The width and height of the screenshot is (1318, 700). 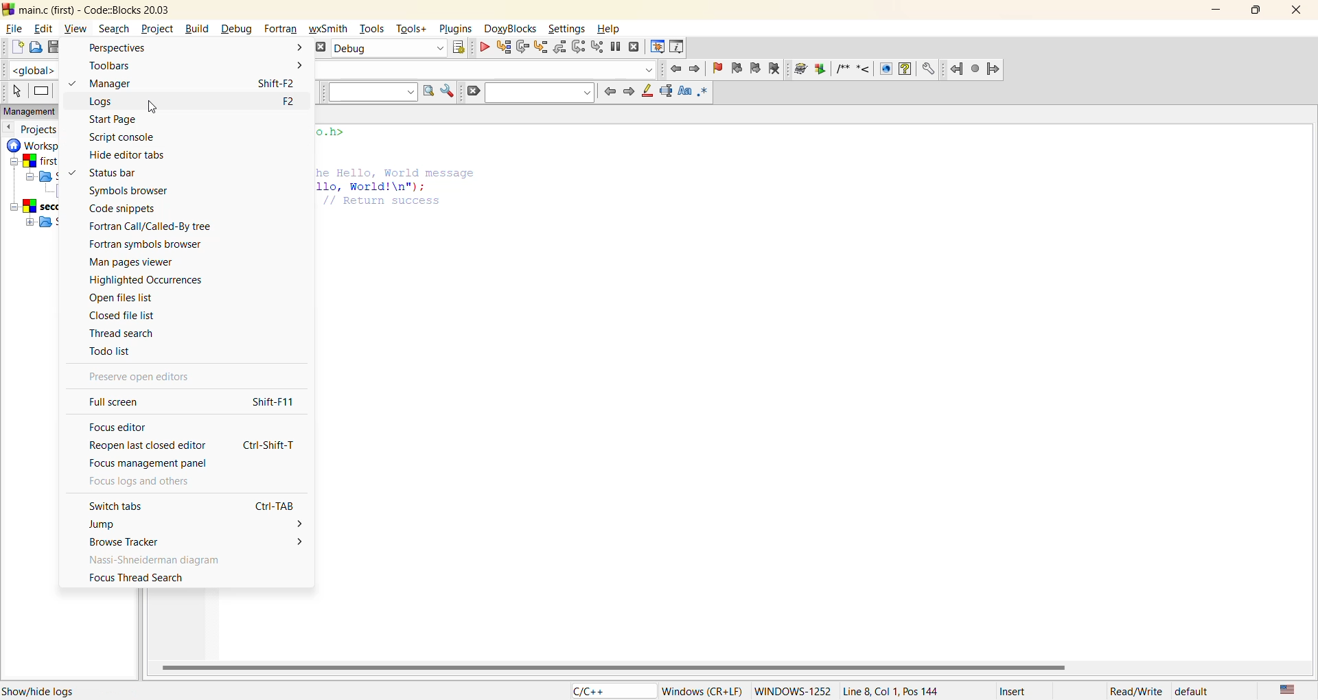 What do you see at coordinates (810, 69) in the screenshot?
I see `doxyblocks` at bounding box center [810, 69].